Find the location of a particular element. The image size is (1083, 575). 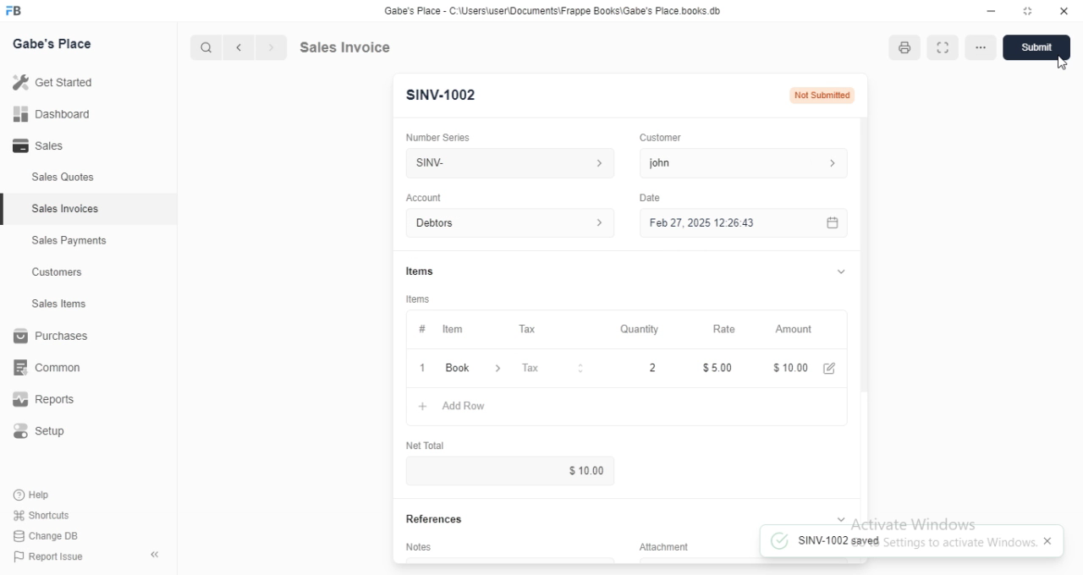

Close is located at coordinates (1064, 12).